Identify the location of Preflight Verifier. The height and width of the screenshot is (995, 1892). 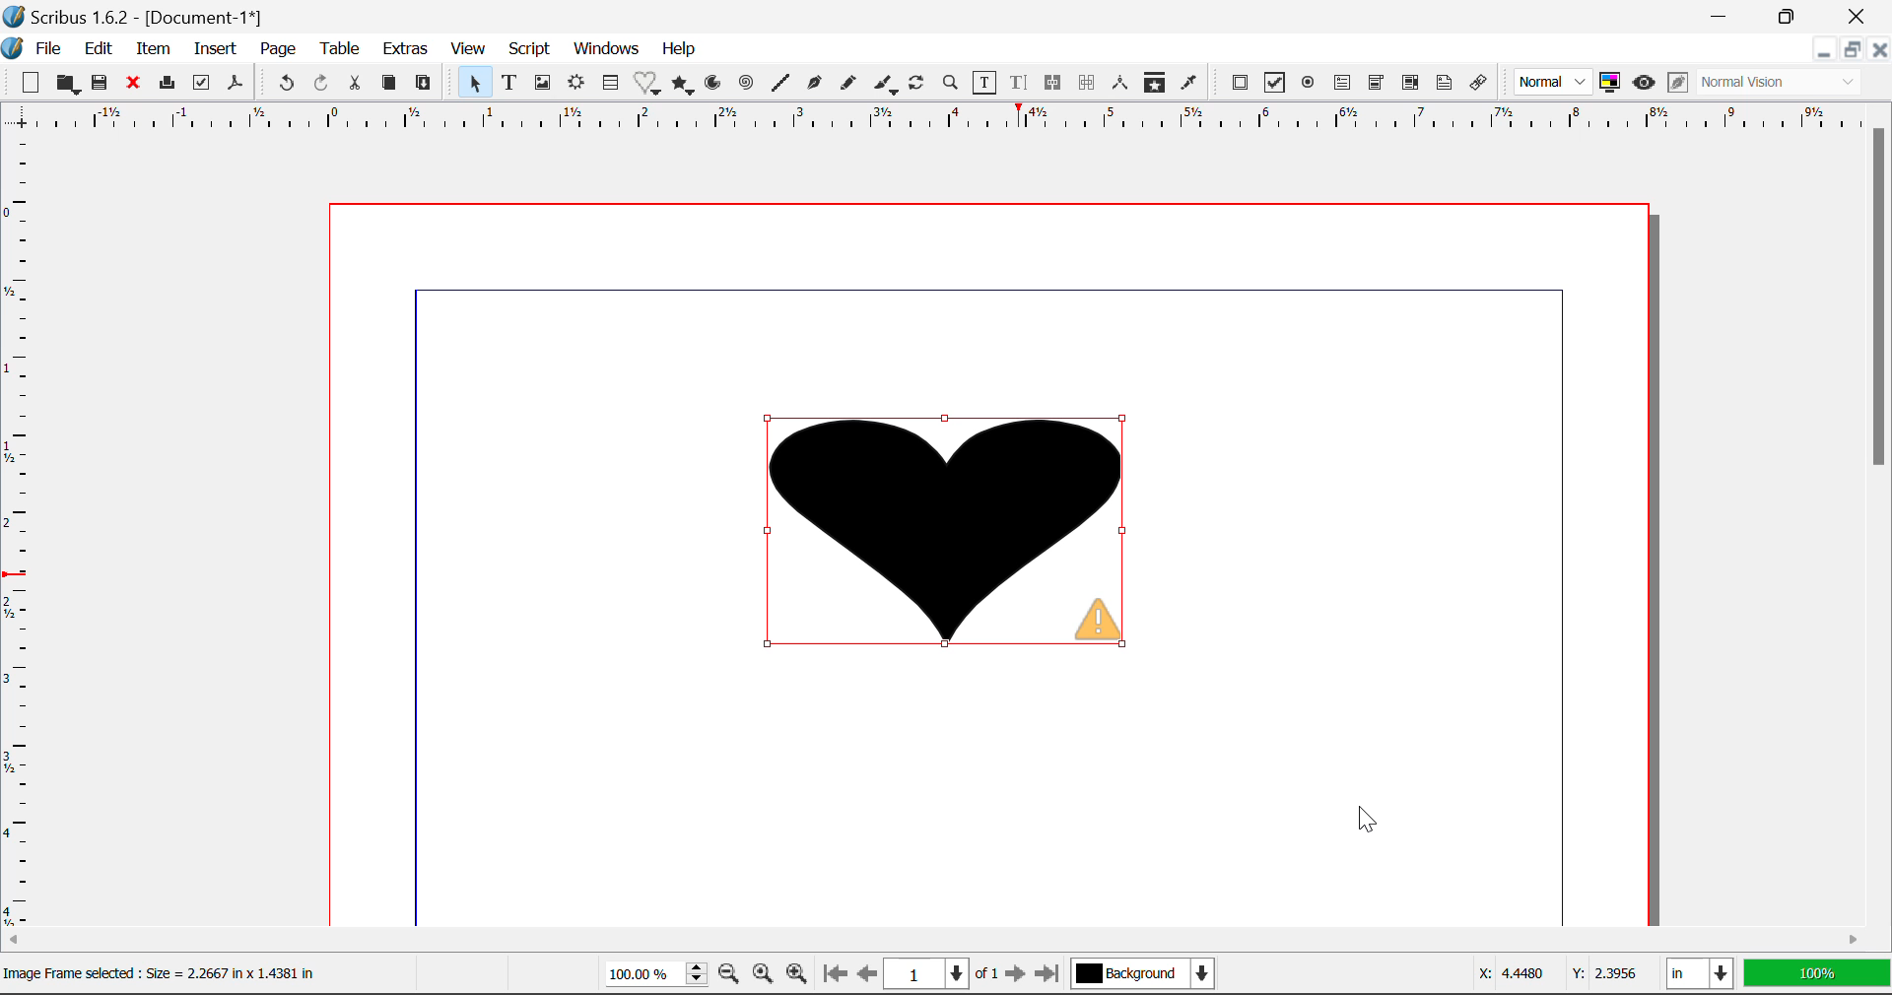
(203, 88).